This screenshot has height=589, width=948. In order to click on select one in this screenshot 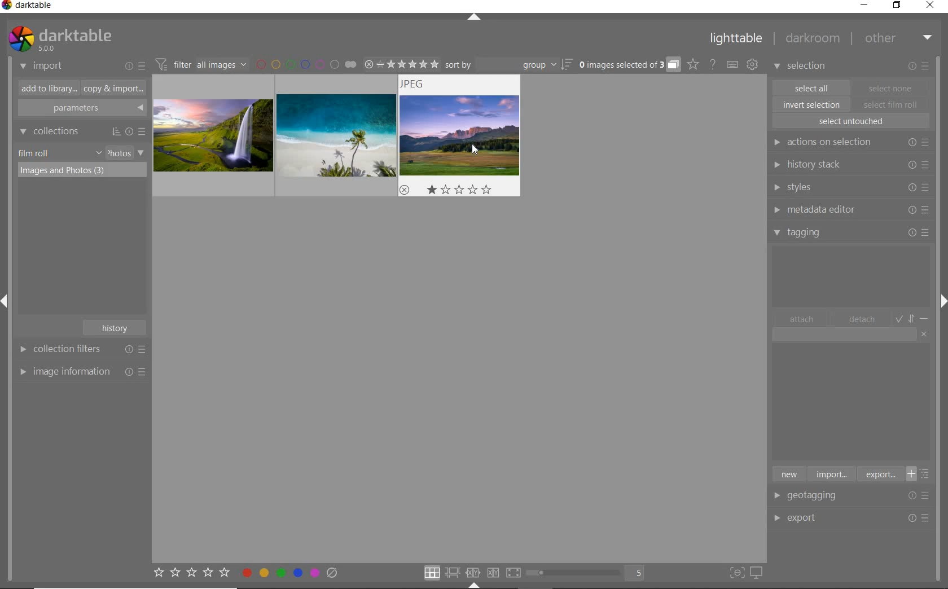, I will do `click(890, 87)`.